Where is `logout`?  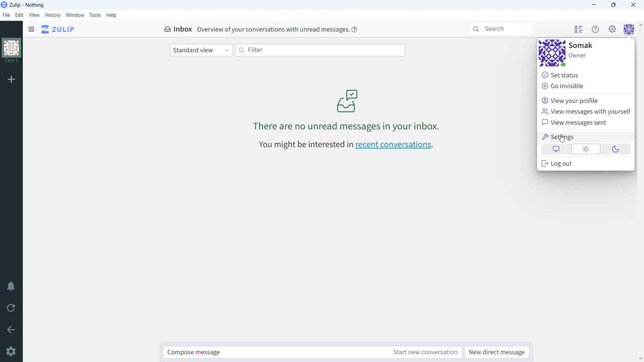 logout is located at coordinates (586, 164).